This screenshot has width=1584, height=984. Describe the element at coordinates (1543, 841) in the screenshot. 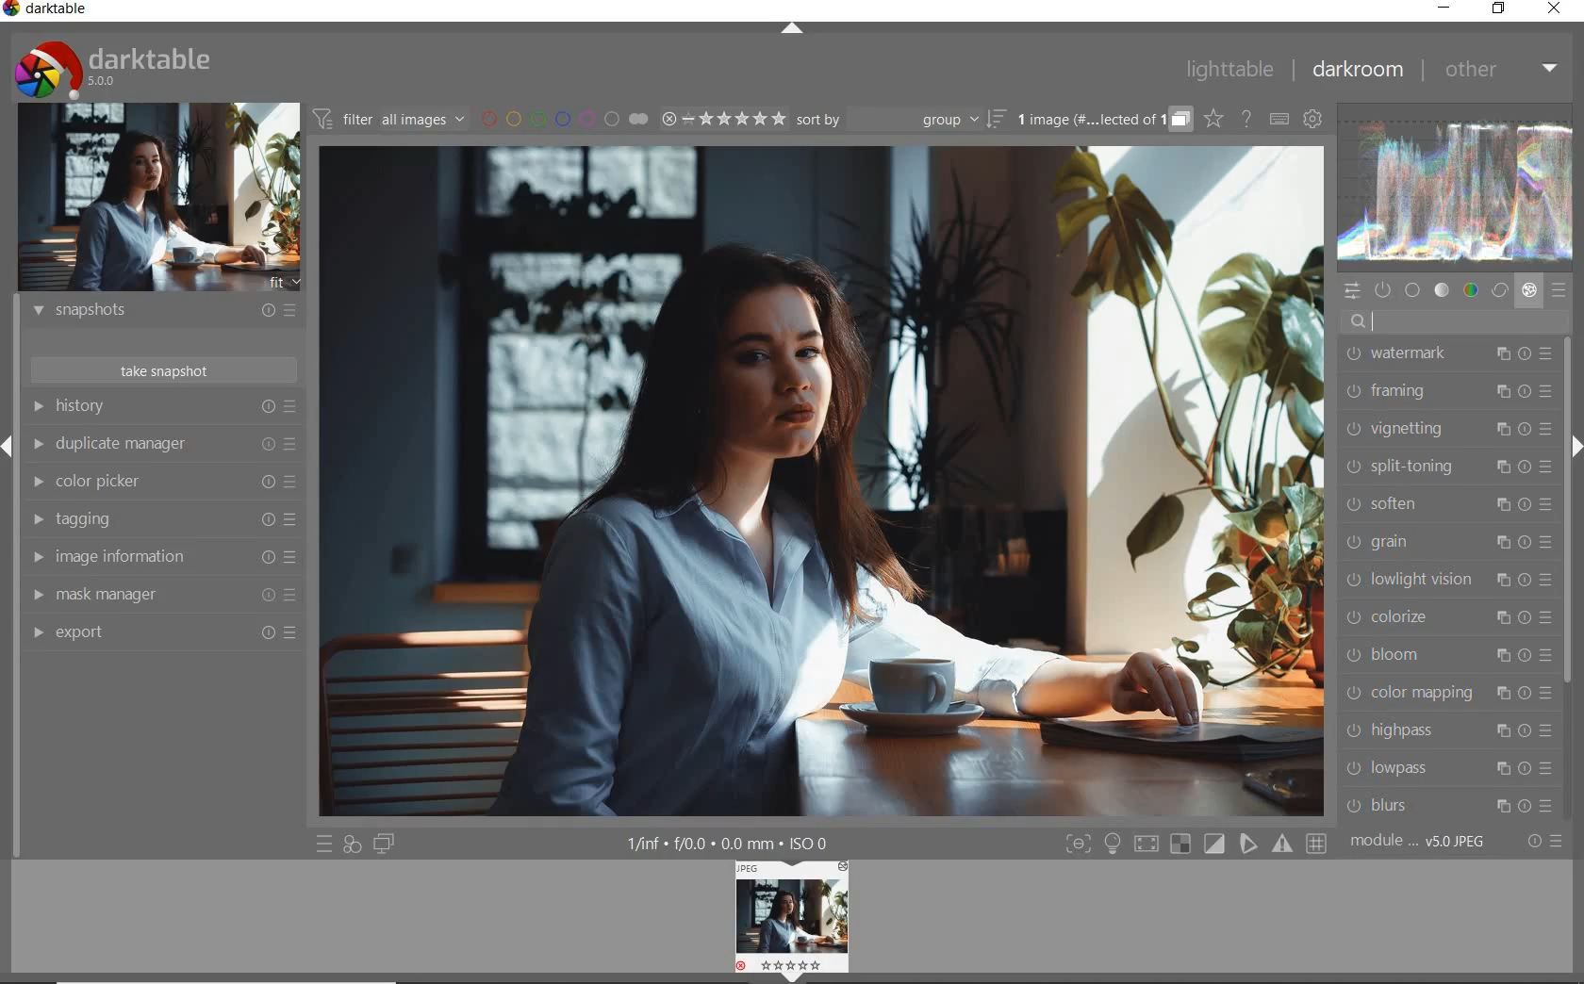

I see `reset or presets and preferences` at that location.